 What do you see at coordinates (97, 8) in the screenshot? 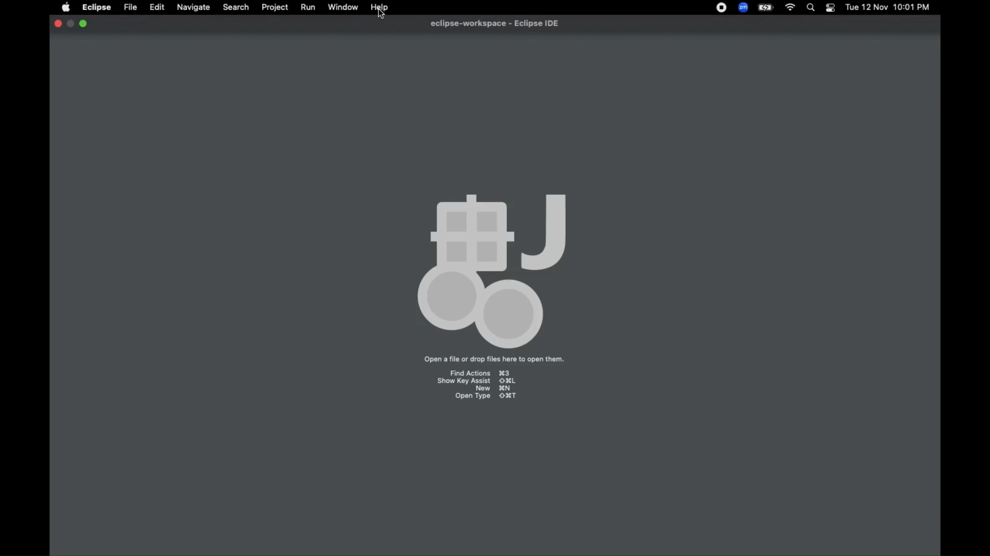
I see `Eclipse` at bounding box center [97, 8].